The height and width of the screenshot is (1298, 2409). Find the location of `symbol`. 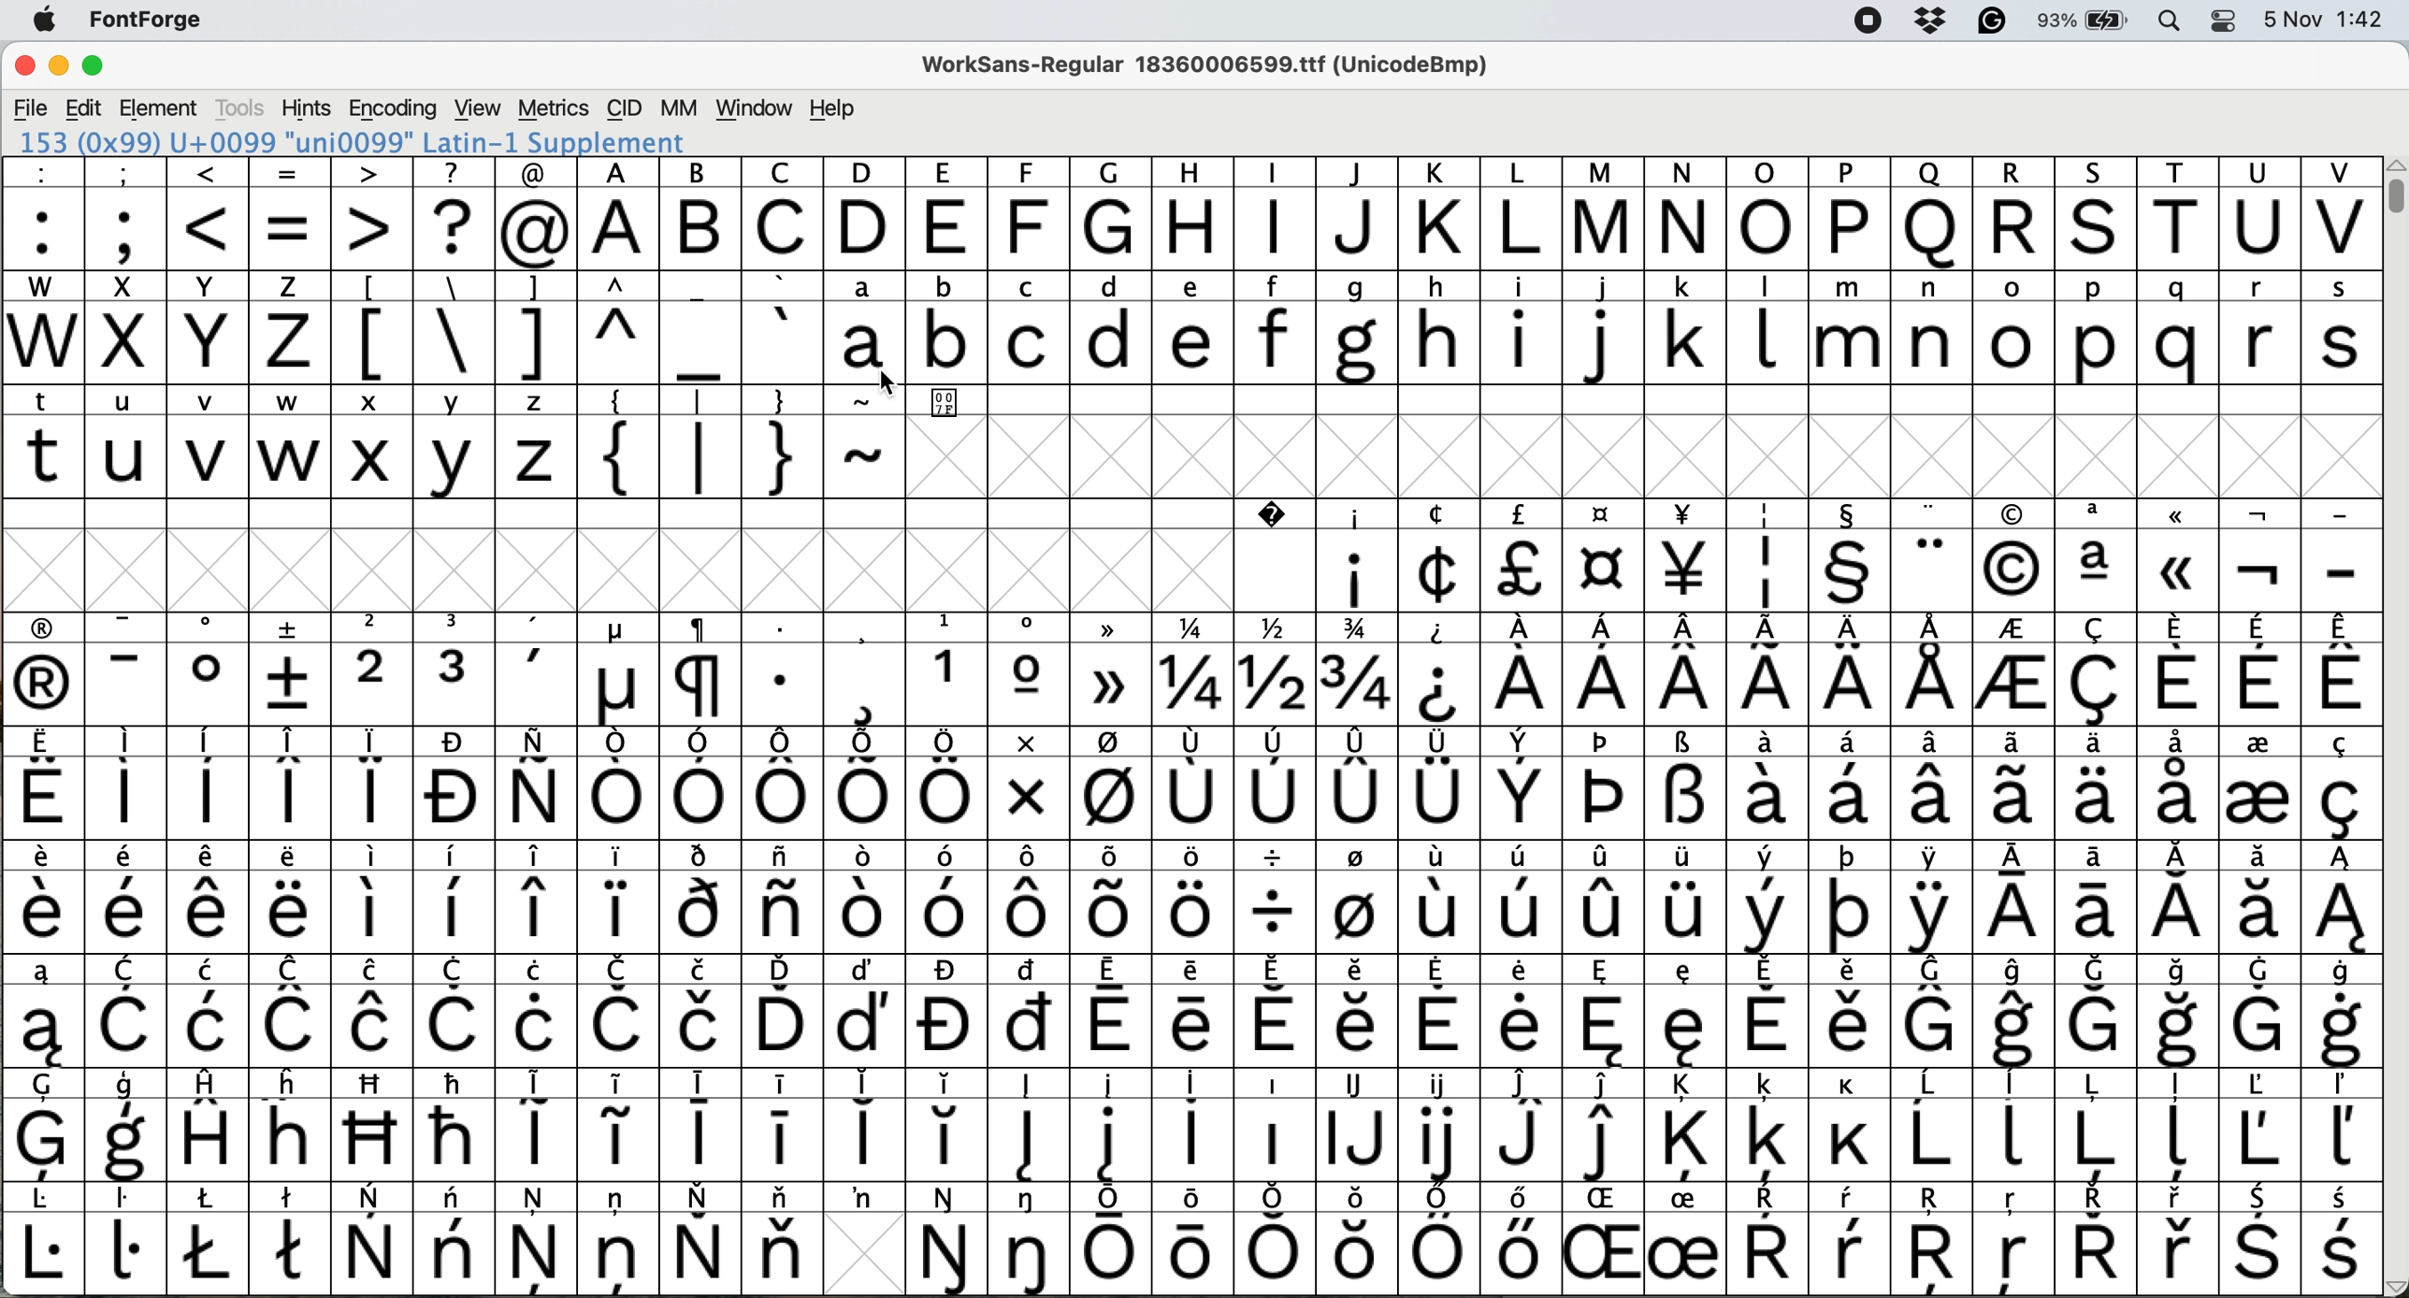

symbol is located at coordinates (455, 1238).